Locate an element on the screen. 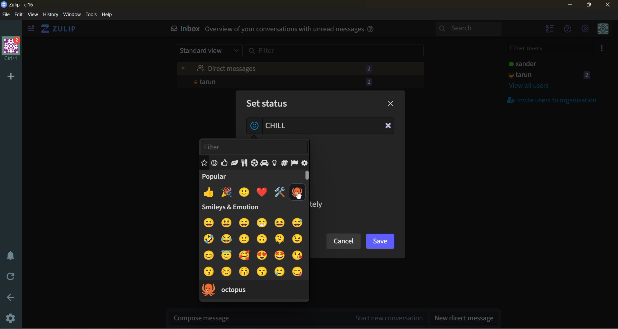  emoji is located at coordinates (262, 192).